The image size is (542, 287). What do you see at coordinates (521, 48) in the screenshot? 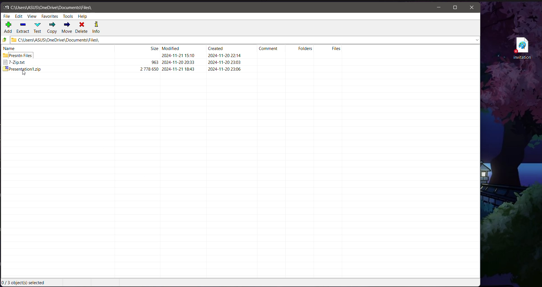
I see `File on Desktop` at bounding box center [521, 48].